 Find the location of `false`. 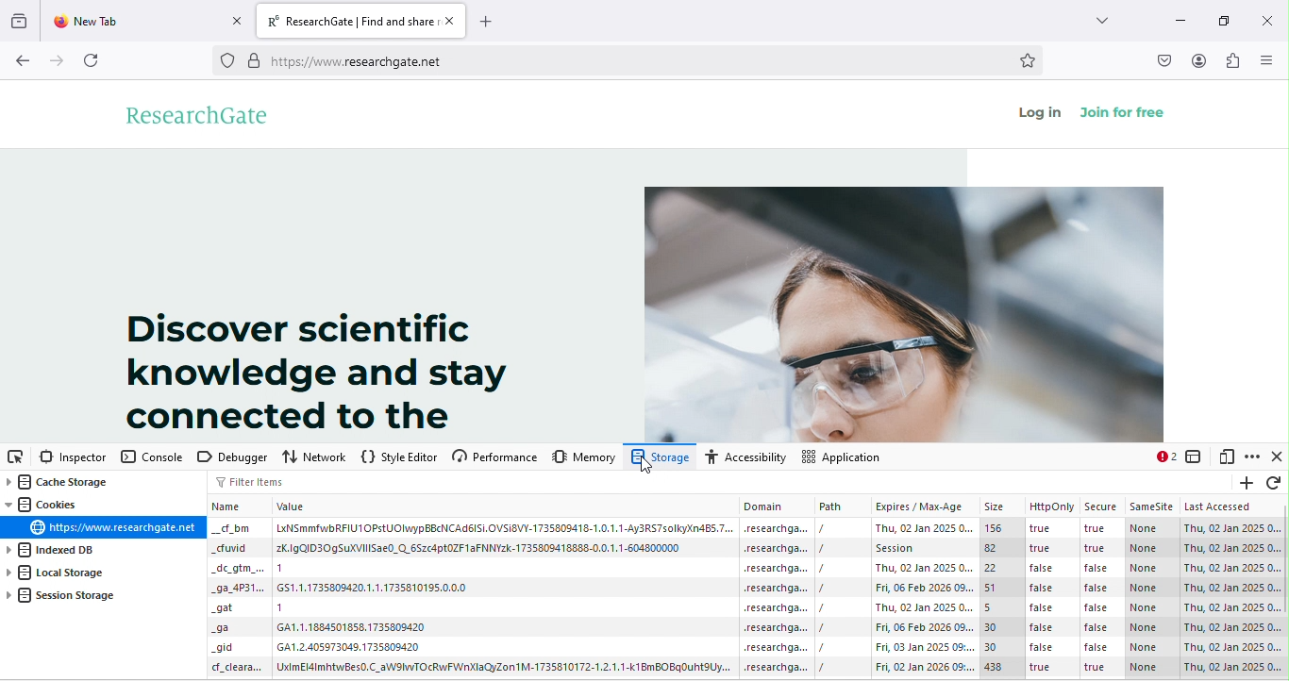

false is located at coordinates (1101, 569).